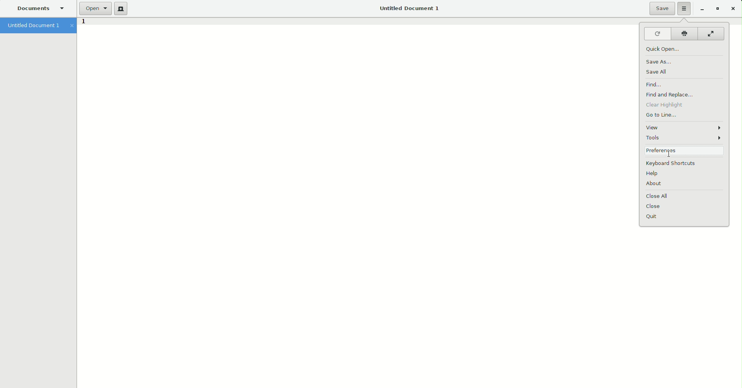 The image size is (742, 388). I want to click on Keyboard shortcuts, so click(674, 163).